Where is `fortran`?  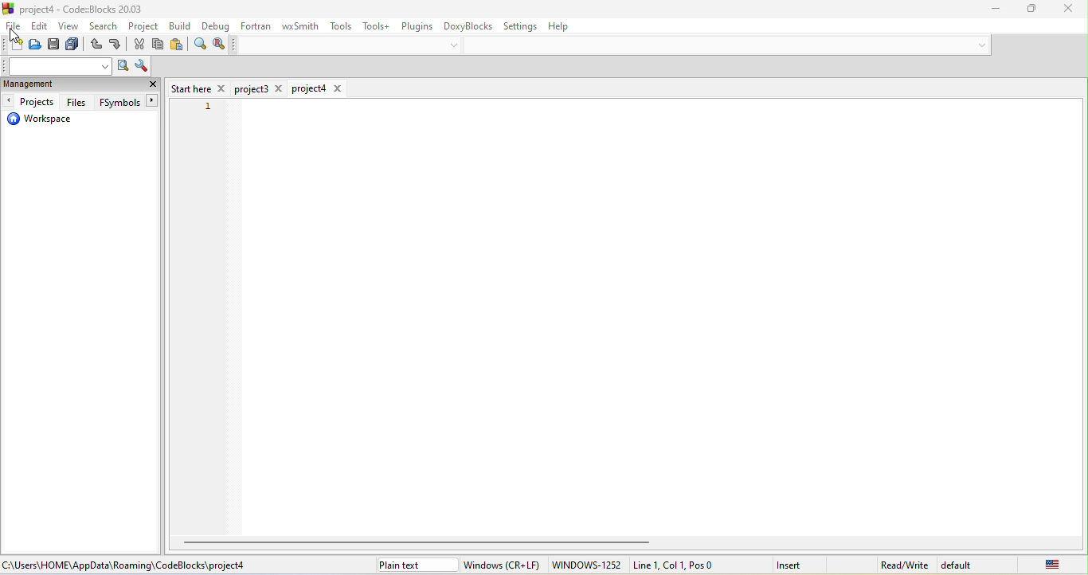 fortran is located at coordinates (256, 25).